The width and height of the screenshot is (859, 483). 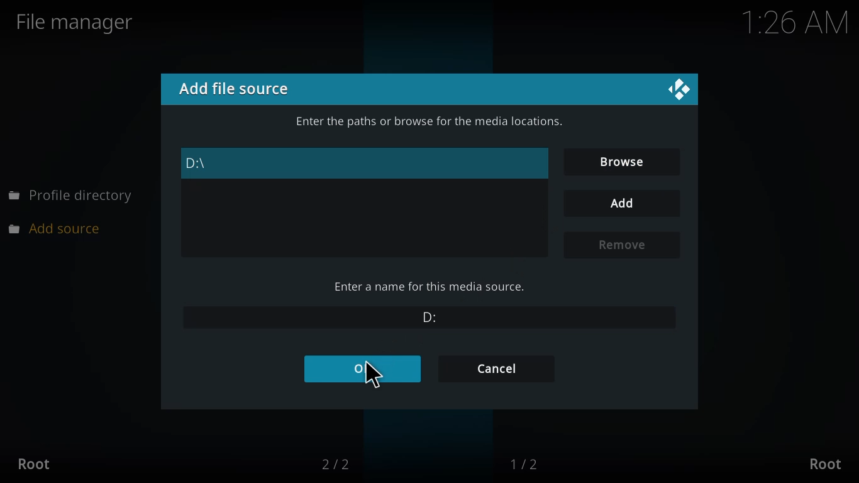 What do you see at coordinates (425, 315) in the screenshot?
I see `d` at bounding box center [425, 315].